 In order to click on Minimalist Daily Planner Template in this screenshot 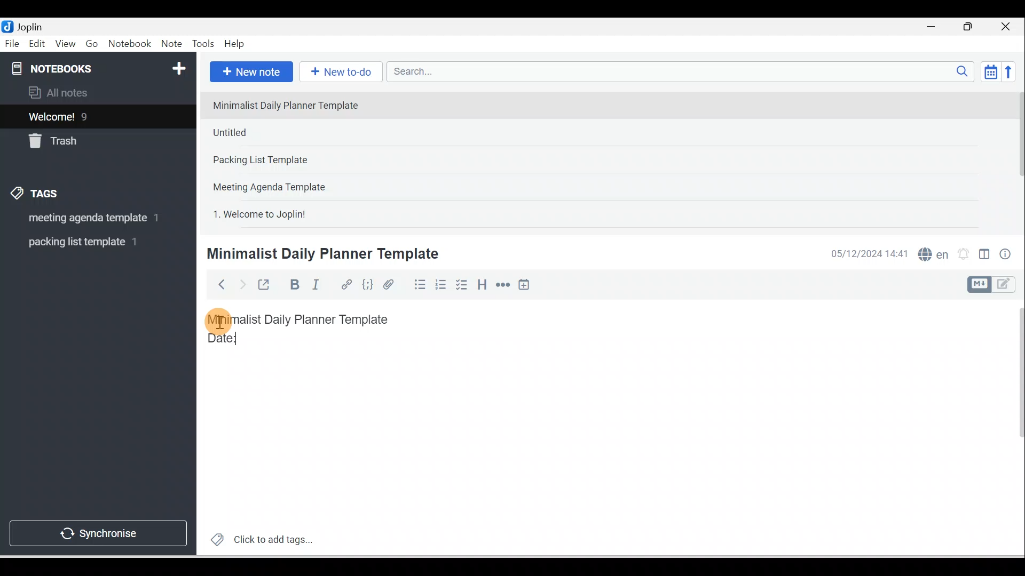, I will do `click(326, 253)`.